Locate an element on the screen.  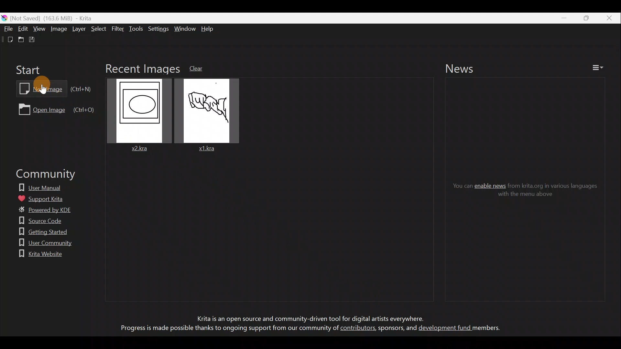
User community is located at coordinates (41, 244).